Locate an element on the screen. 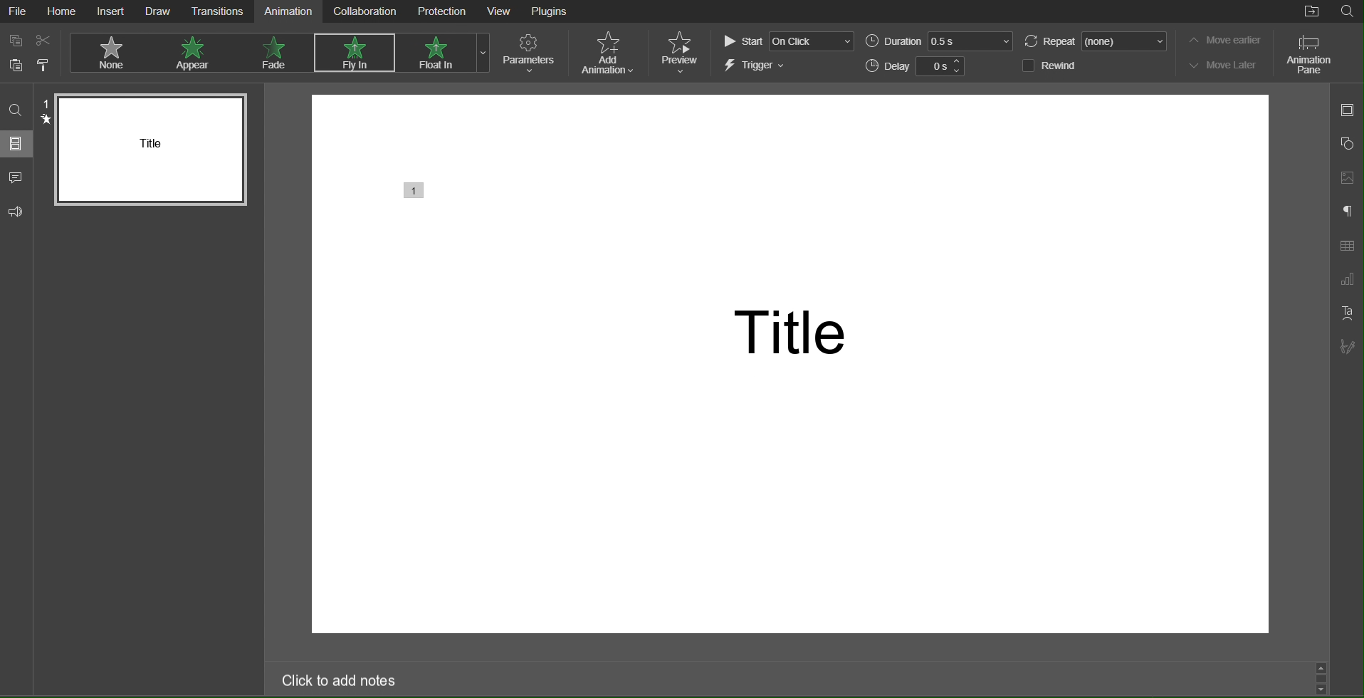  Slide 1 is located at coordinates (149, 147).